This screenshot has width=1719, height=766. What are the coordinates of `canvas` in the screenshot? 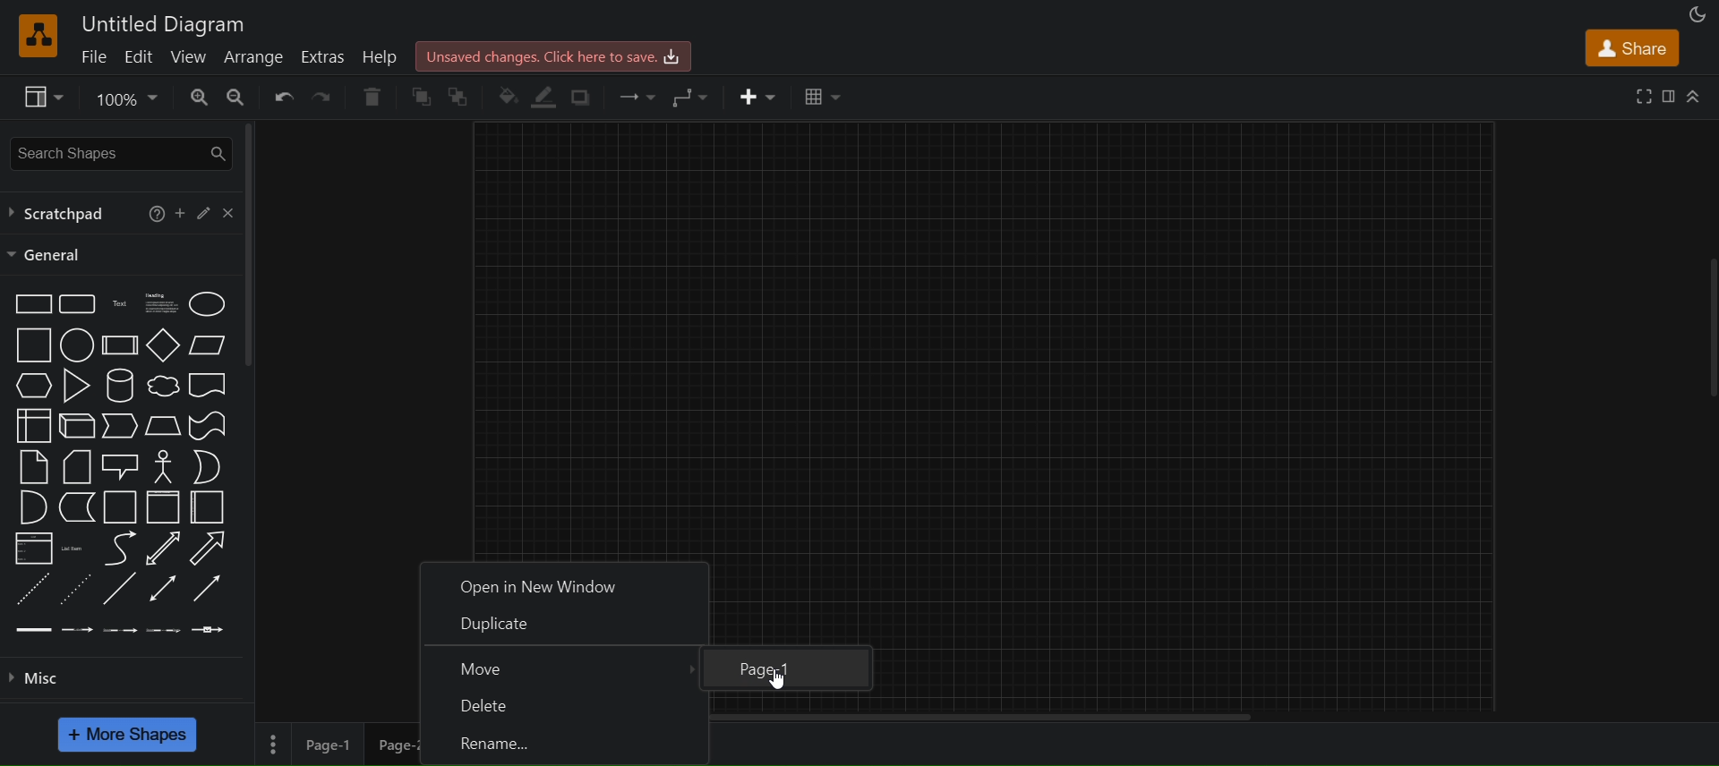 It's located at (985, 336).